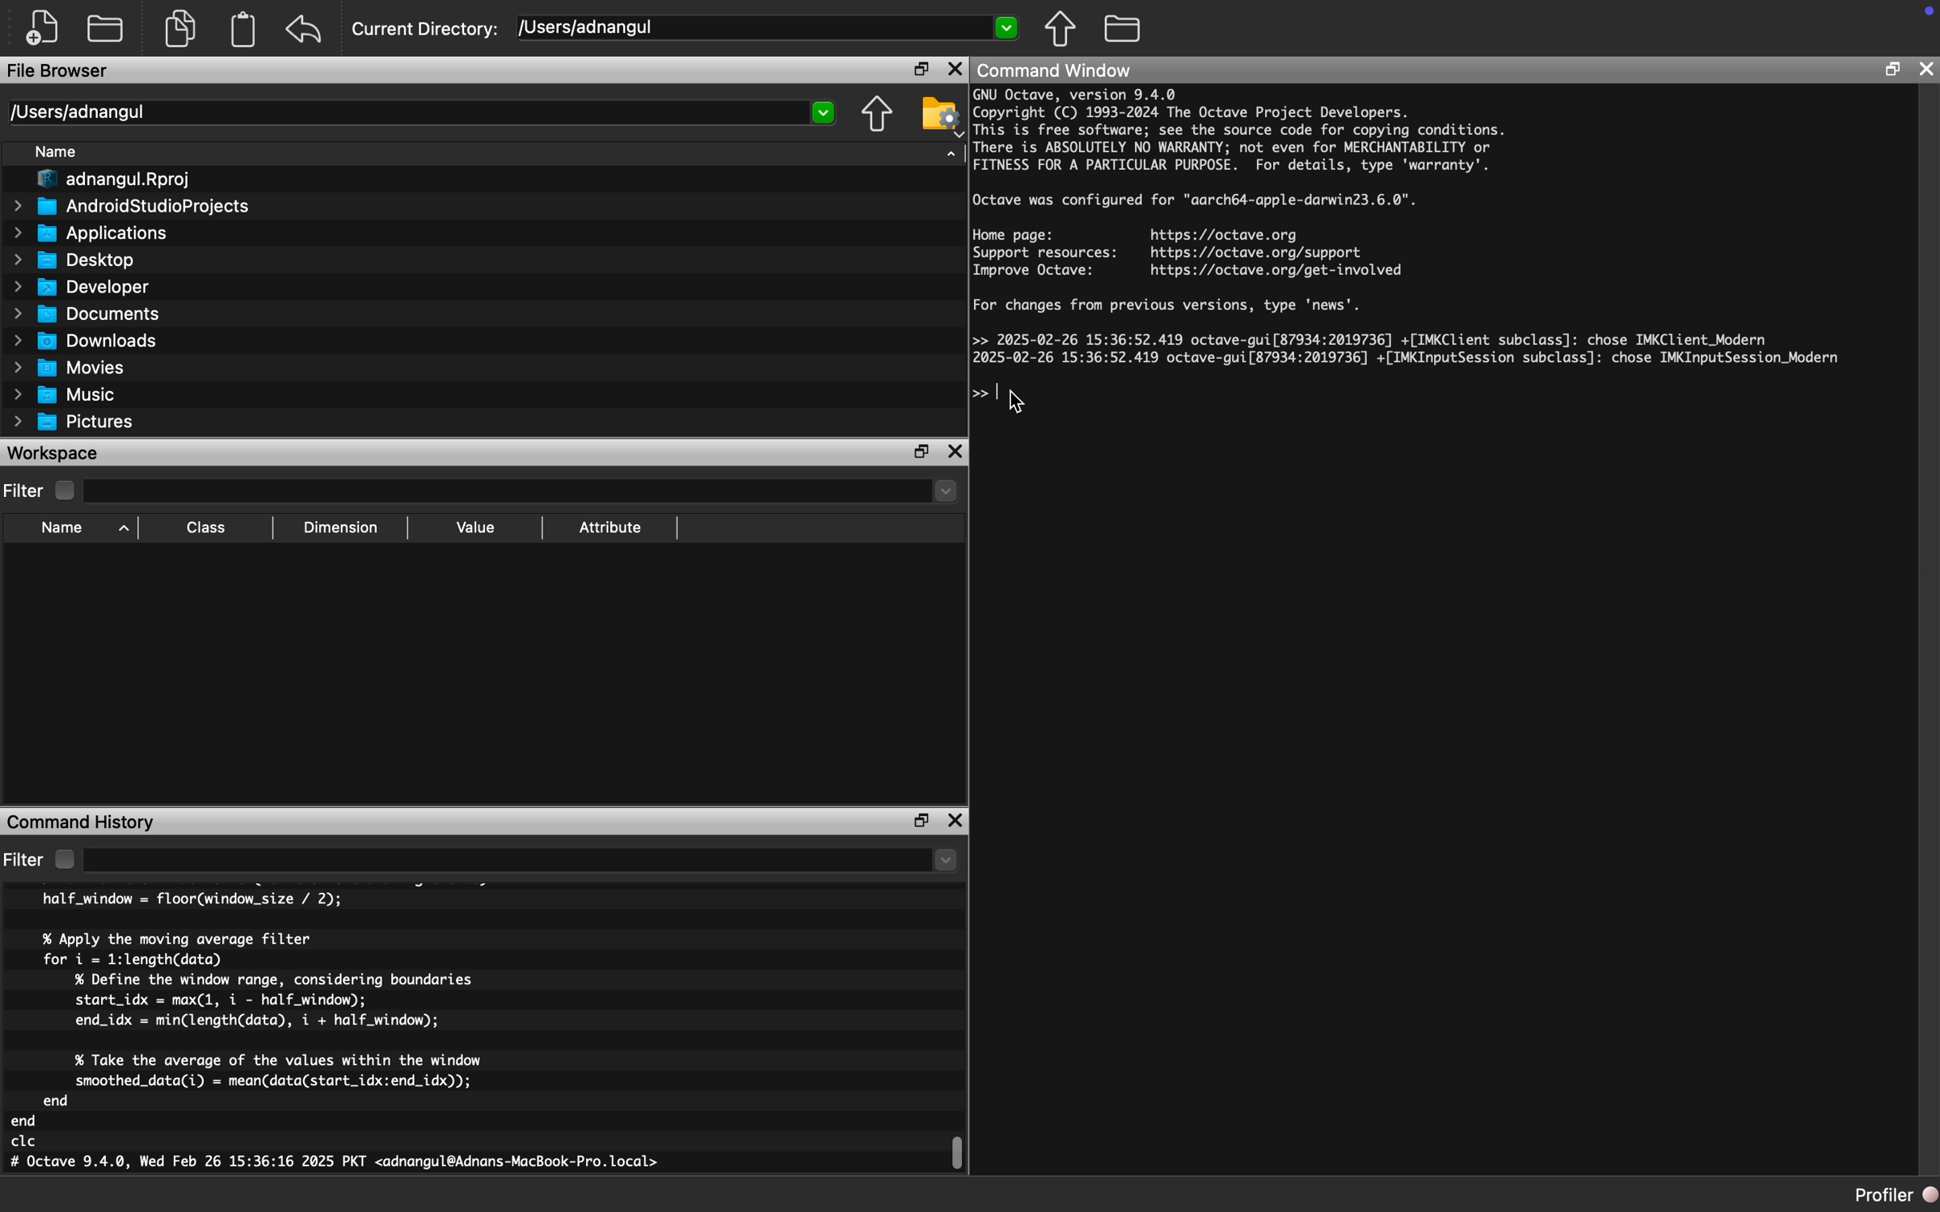 This screenshot has width=1940, height=1212. Describe the element at coordinates (956, 450) in the screenshot. I see `Close` at that location.